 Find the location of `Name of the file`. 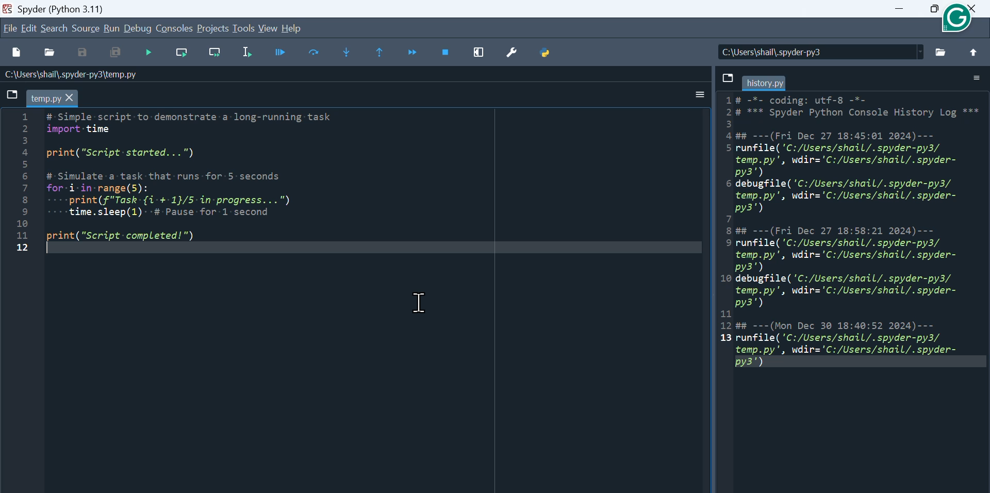

Name of the file is located at coordinates (86, 75).